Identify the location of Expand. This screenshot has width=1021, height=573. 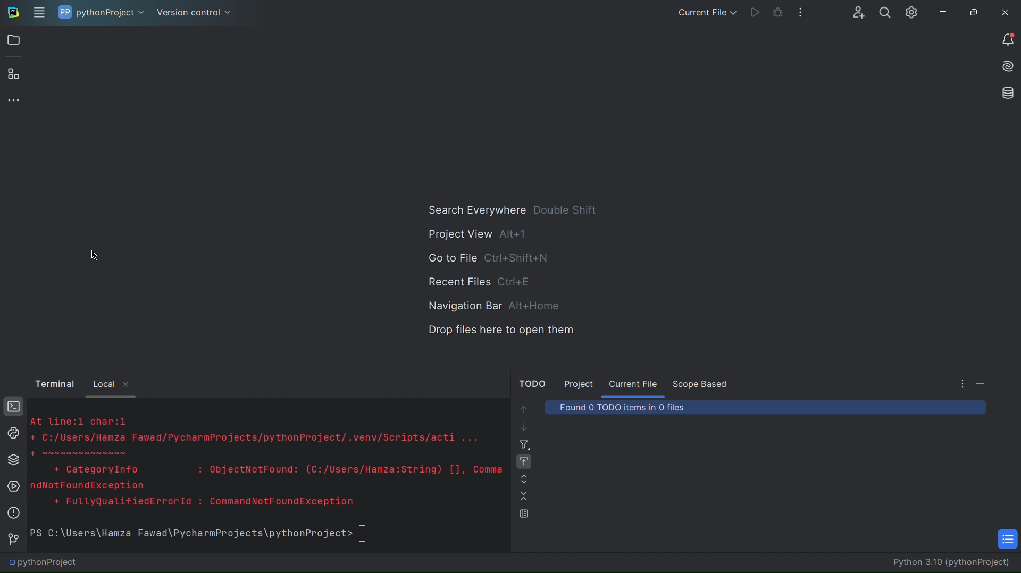
(522, 477).